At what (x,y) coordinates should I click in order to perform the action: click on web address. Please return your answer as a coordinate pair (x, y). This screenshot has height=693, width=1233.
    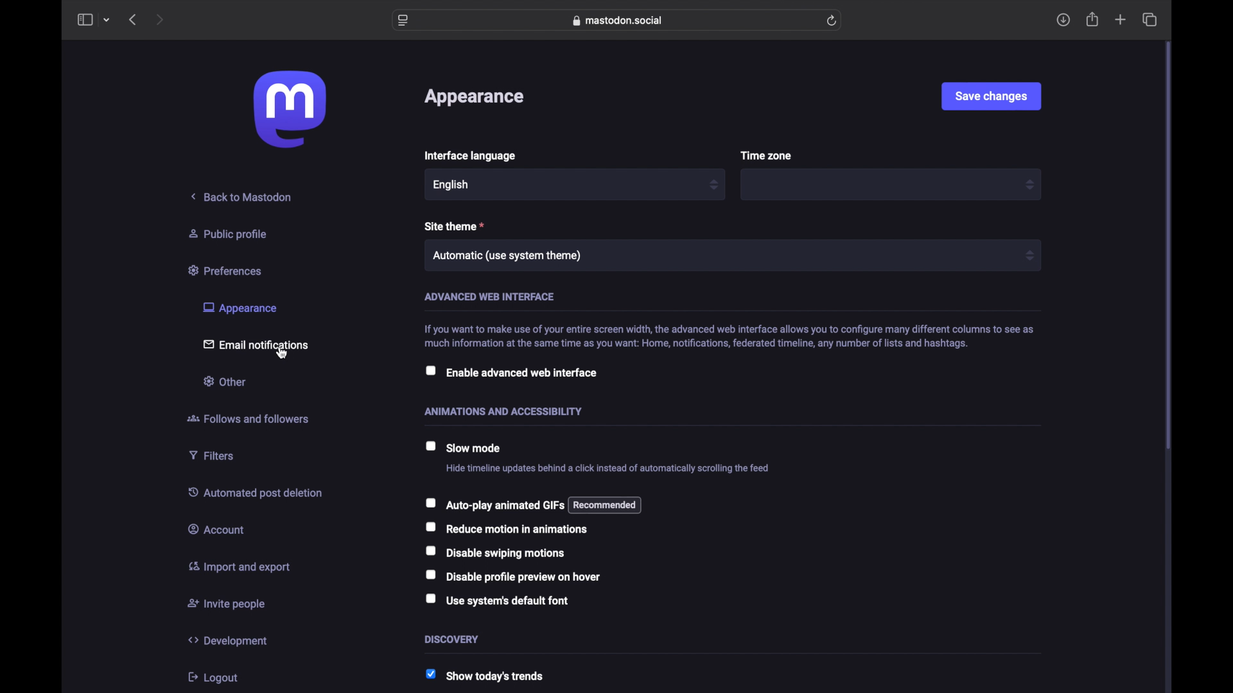
    Looking at the image, I should click on (618, 21).